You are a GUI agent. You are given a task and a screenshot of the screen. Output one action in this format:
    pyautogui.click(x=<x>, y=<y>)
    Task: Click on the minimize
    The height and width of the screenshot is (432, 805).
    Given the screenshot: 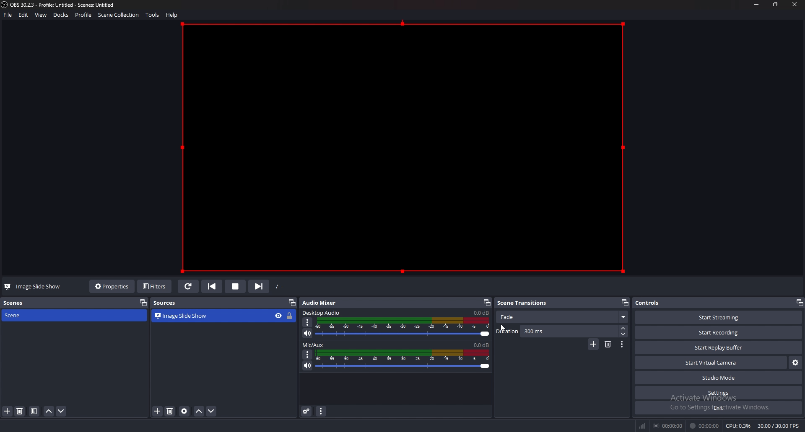 What is the action you would take?
    pyautogui.click(x=757, y=5)
    